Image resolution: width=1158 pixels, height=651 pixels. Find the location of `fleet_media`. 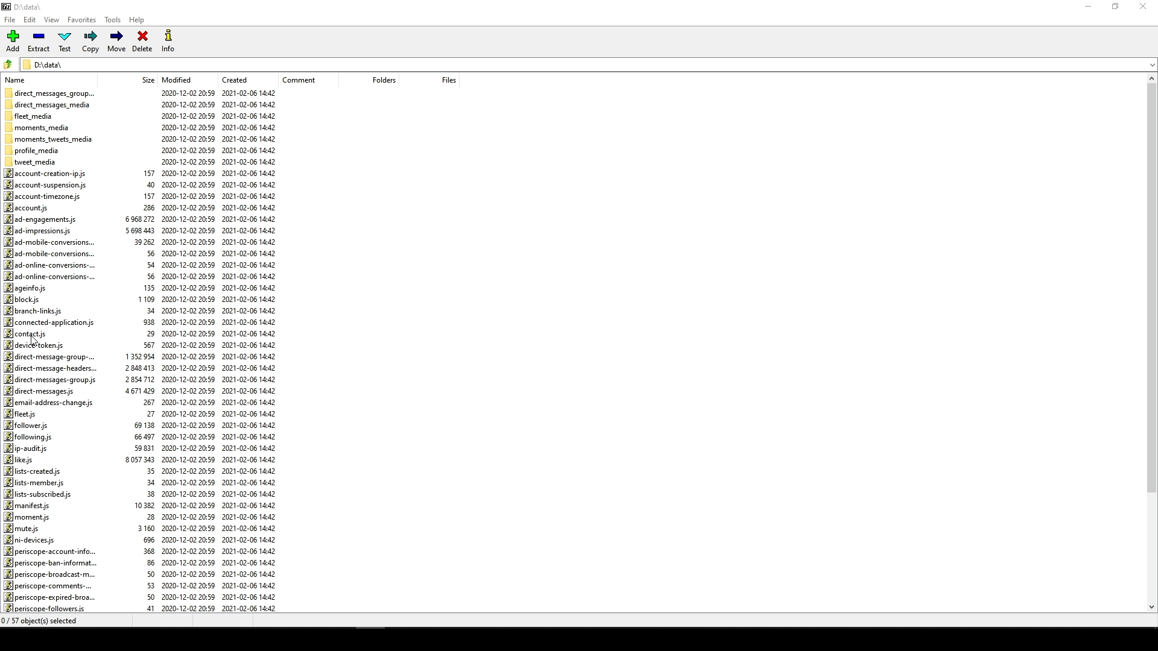

fleet_media is located at coordinates (31, 115).